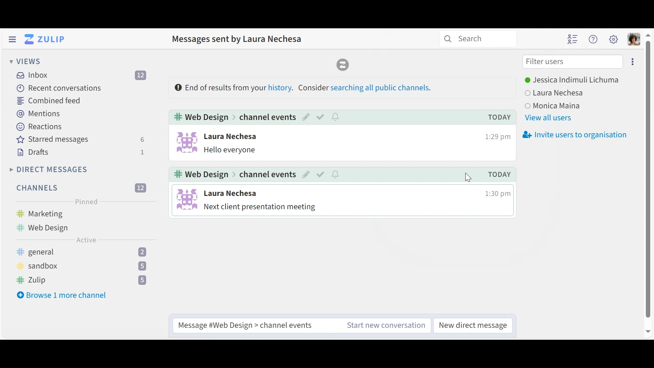 This screenshot has height=368, width=654. I want to click on mark, so click(320, 117).